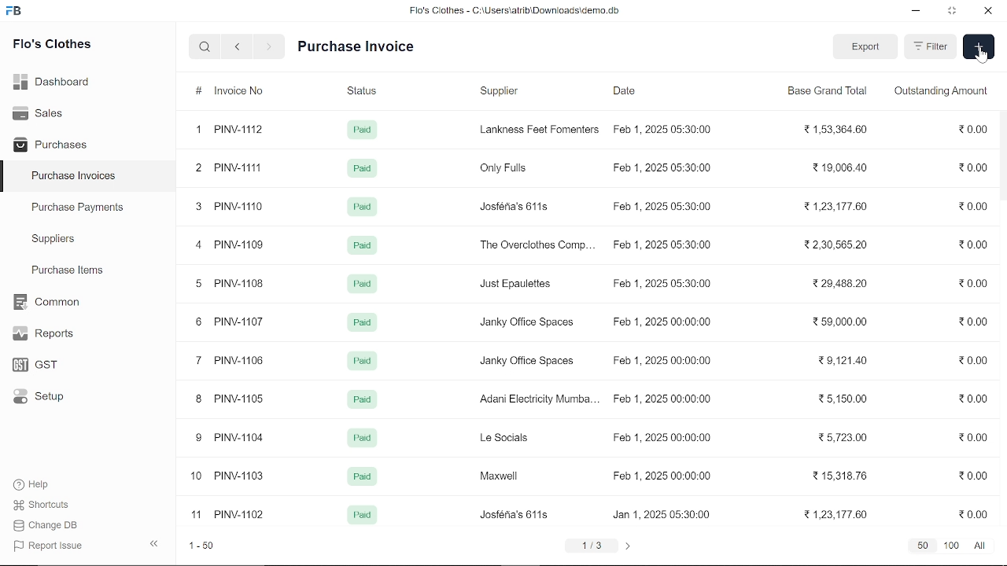 This screenshot has height=566, width=1007. What do you see at coordinates (88, 211) in the screenshot?
I see `Purchase Payments` at bounding box center [88, 211].